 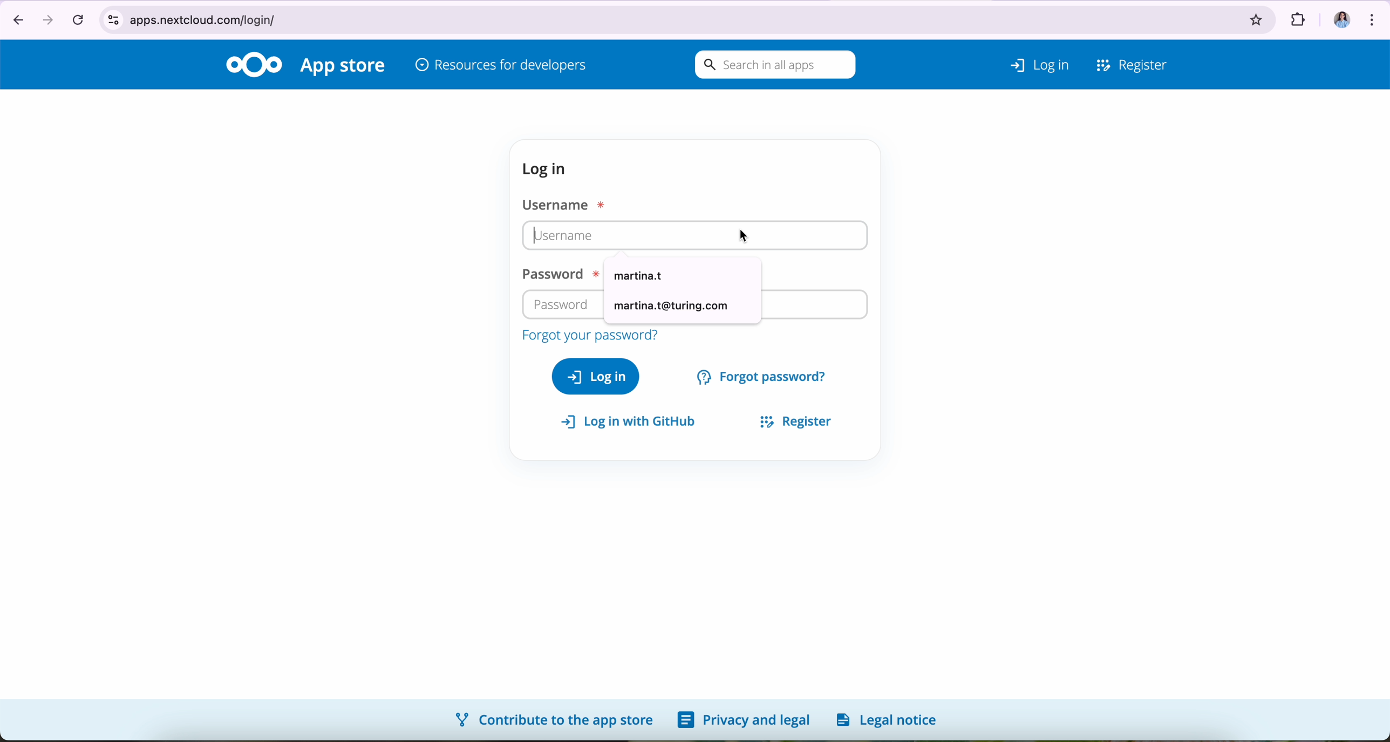 I want to click on appstore, so click(x=345, y=67).